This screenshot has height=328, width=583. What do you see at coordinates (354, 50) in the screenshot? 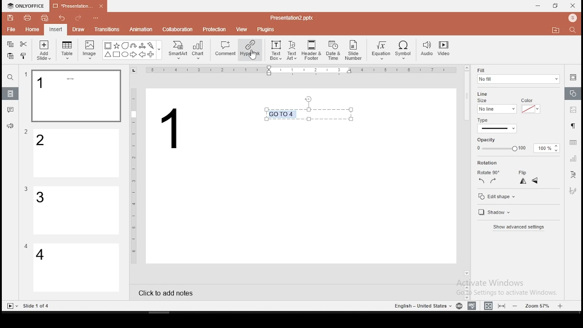
I see `slide number` at bounding box center [354, 50].